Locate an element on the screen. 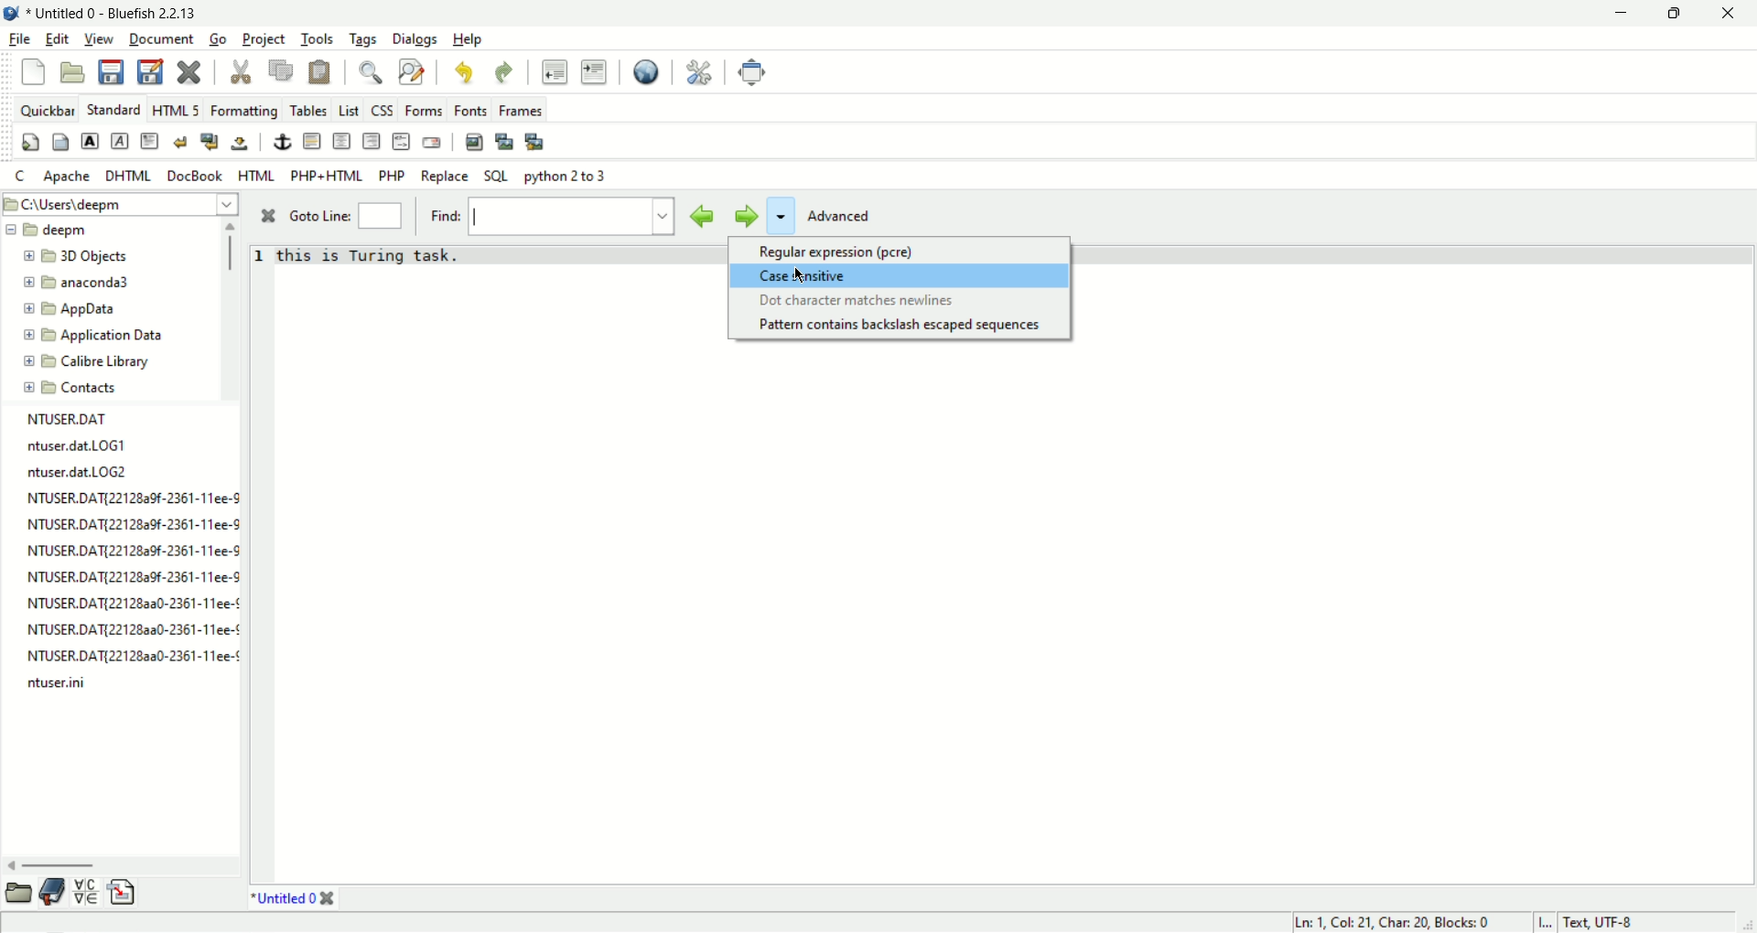  NTUSER.DAT{22128a3a0-2361-11ee-¢ is located at coordinates (125, 629).